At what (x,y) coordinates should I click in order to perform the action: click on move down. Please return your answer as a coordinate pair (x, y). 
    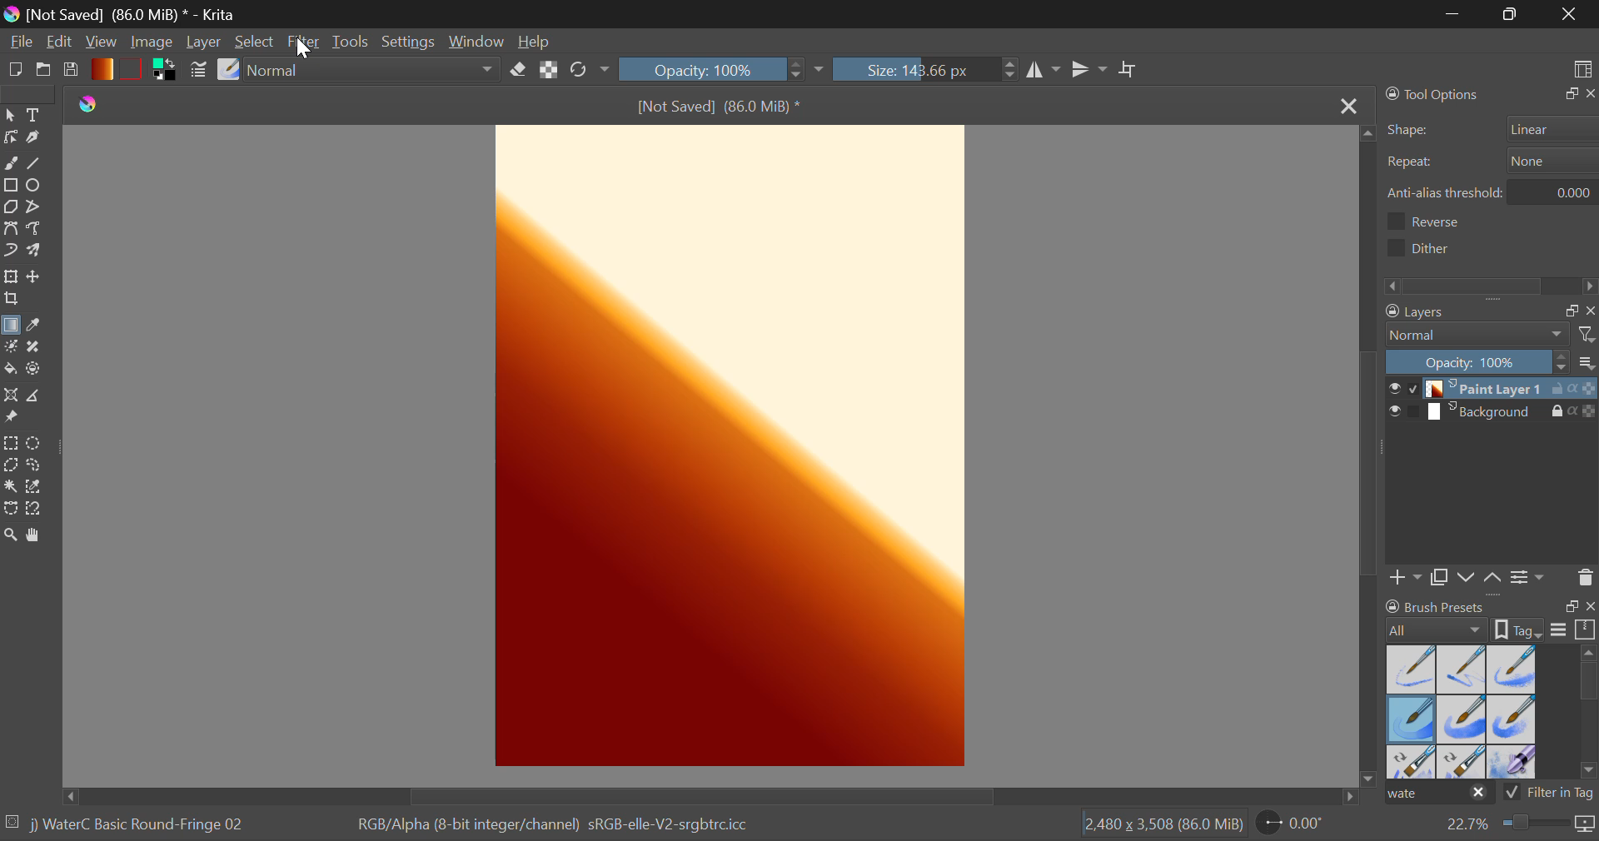
    Looking at the image, I should click on (1467, 577).